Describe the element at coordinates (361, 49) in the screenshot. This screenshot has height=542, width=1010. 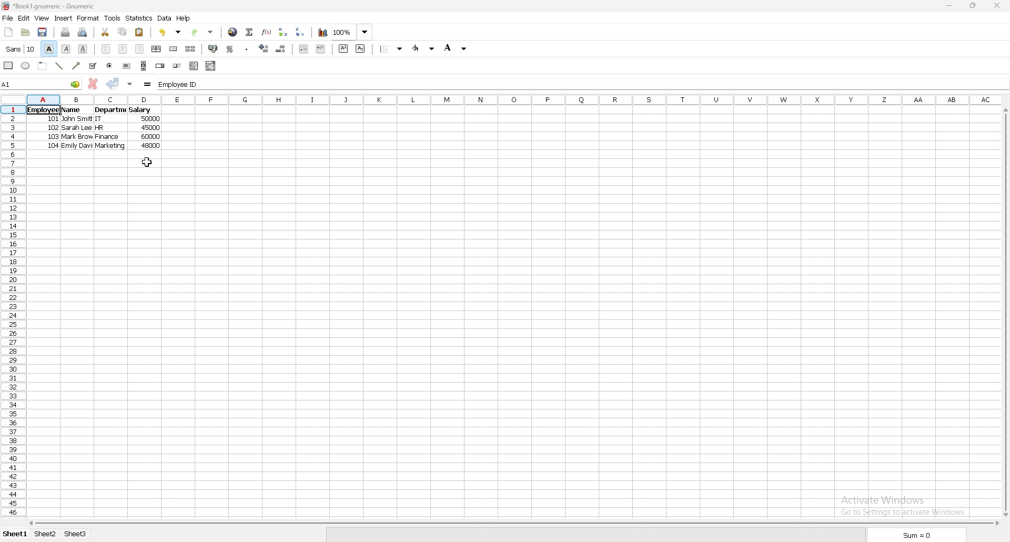
I see `subscript` at that location.